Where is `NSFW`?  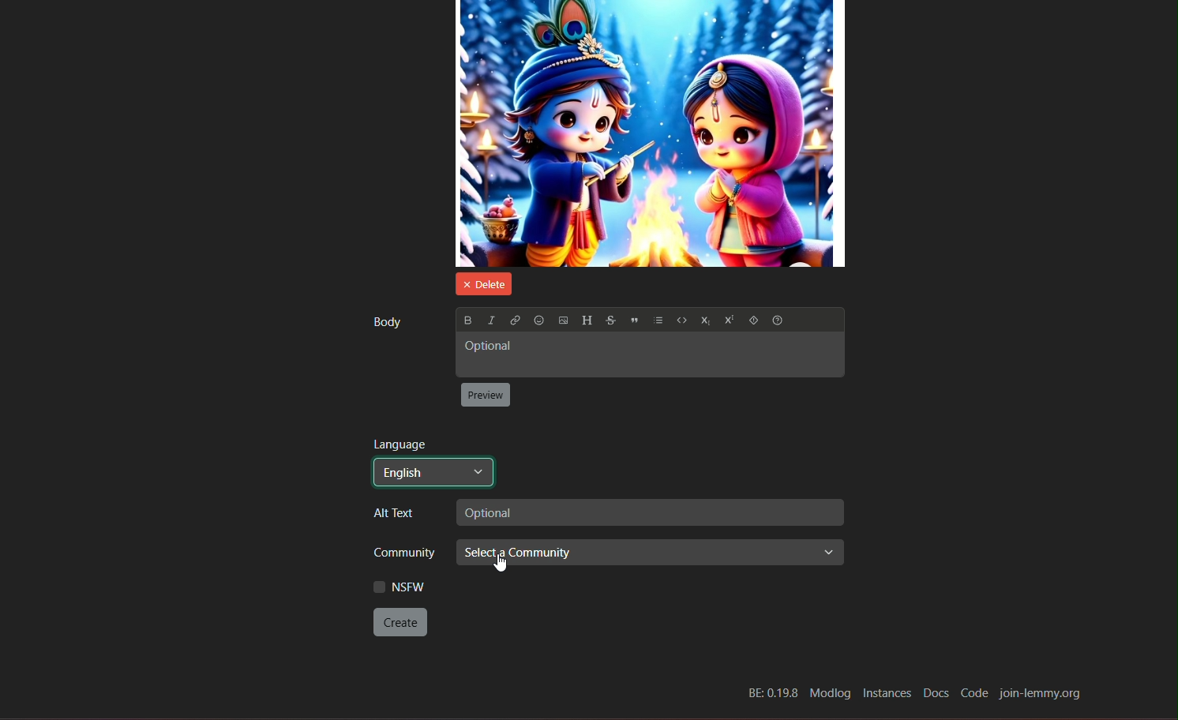
NSFW is located at coordinates (399, 587).